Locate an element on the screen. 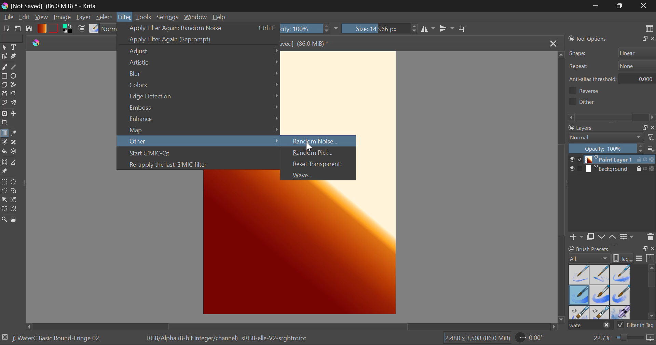  color scale is located at coordinates (652, 170).